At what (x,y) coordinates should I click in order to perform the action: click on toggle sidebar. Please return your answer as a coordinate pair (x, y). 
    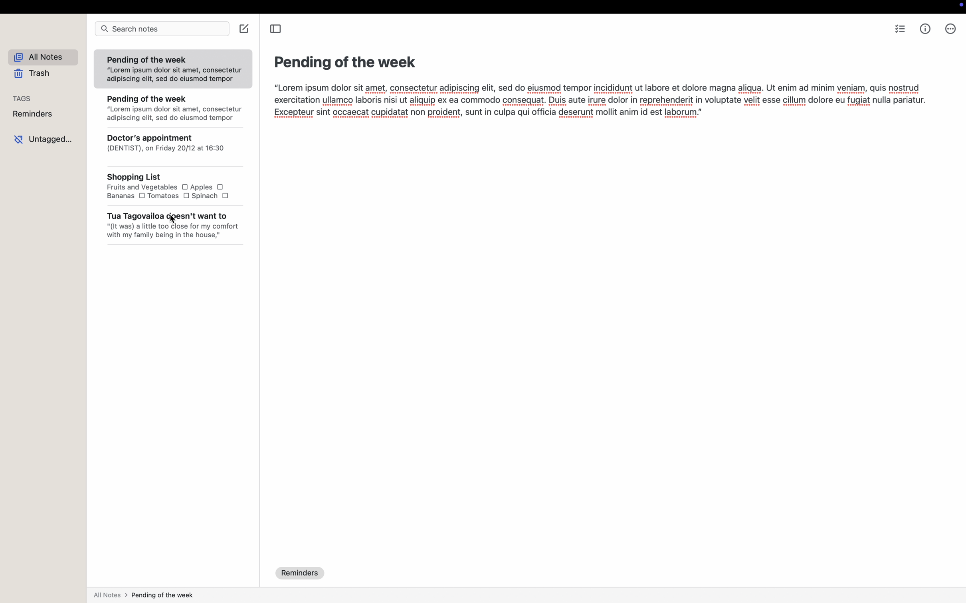
    Looking at the image, I should click on (275, 28).